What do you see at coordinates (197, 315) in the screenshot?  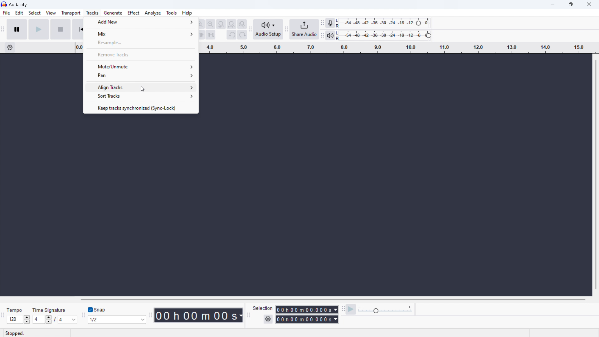 I see `current time stamp` at bounding box center [197, 315].